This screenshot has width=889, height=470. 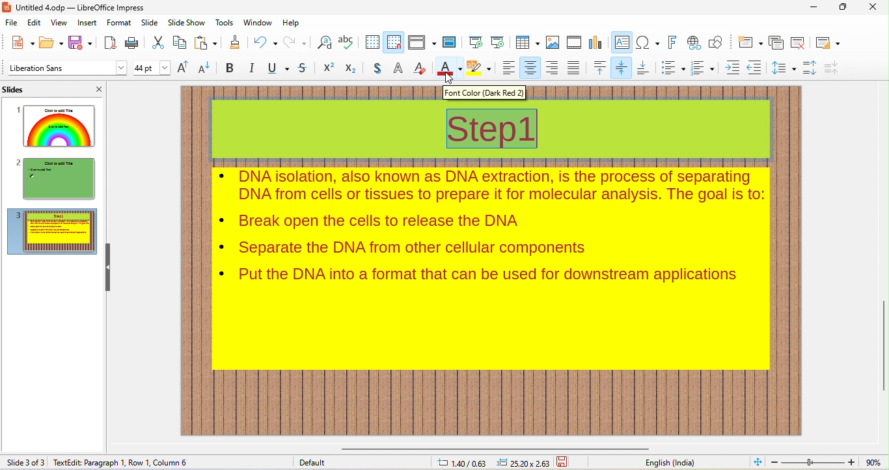 I want to click on undo, so click(x=264, y=42).